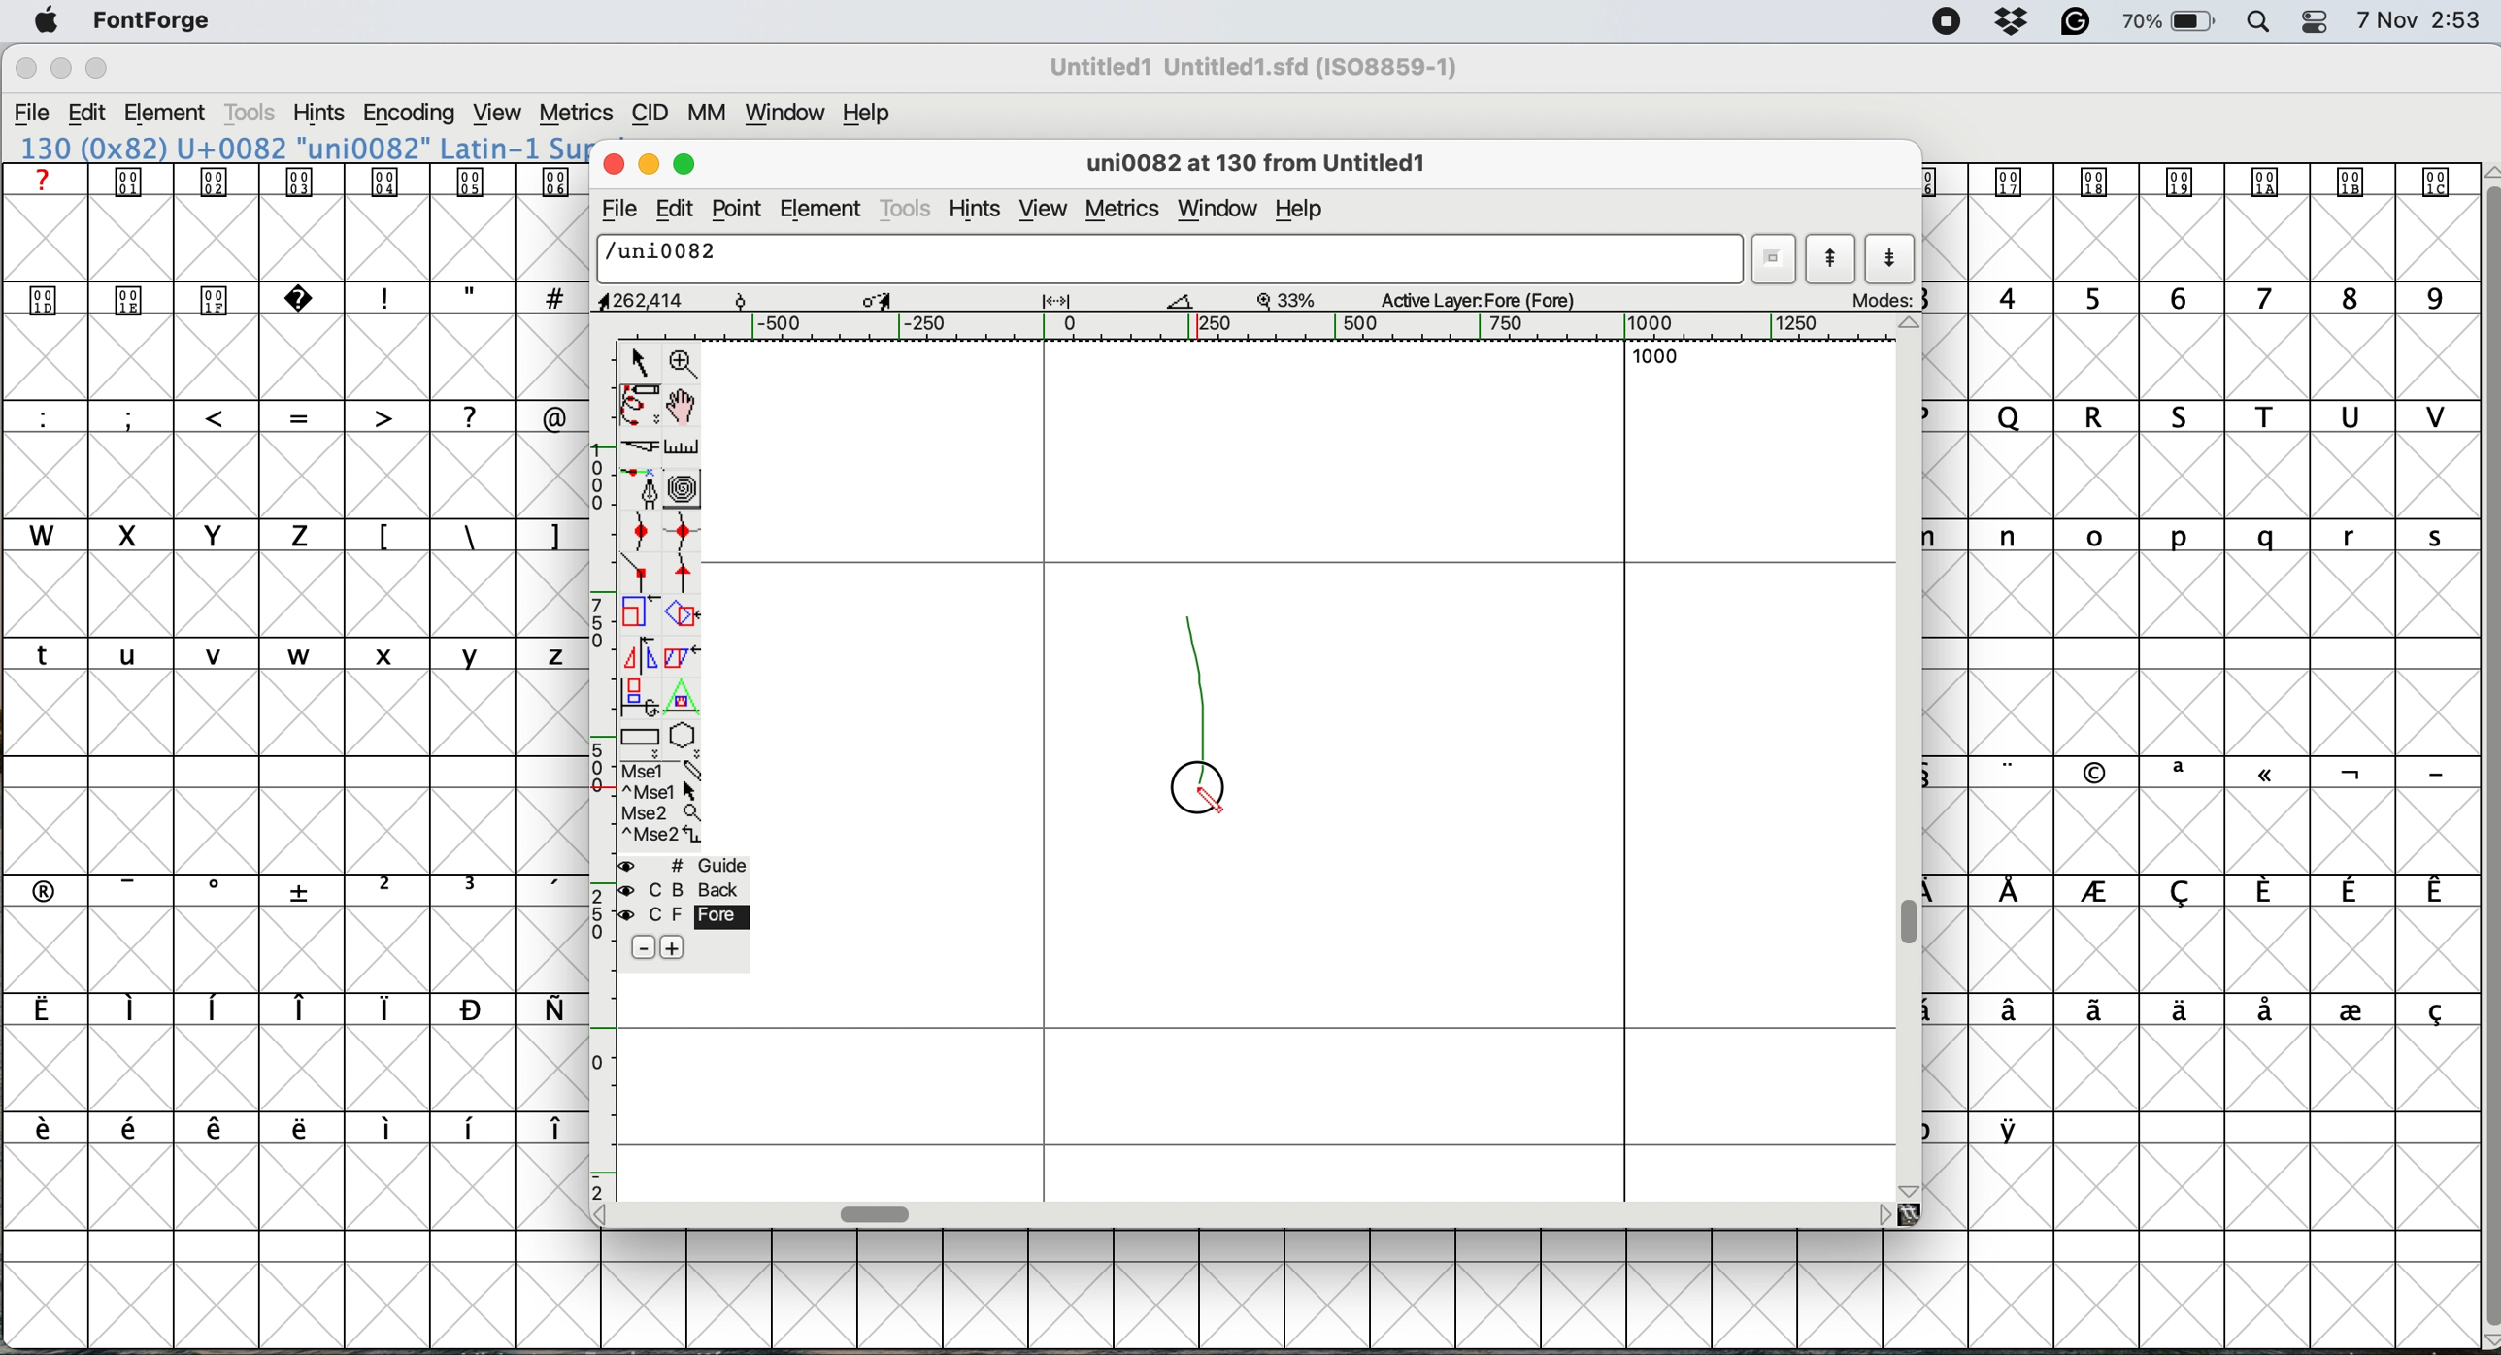 This screenshot has width=2501, height=1355. Describe the element at coordinates (2016, 22) in the screenshot. I see `dropbox` at that location.